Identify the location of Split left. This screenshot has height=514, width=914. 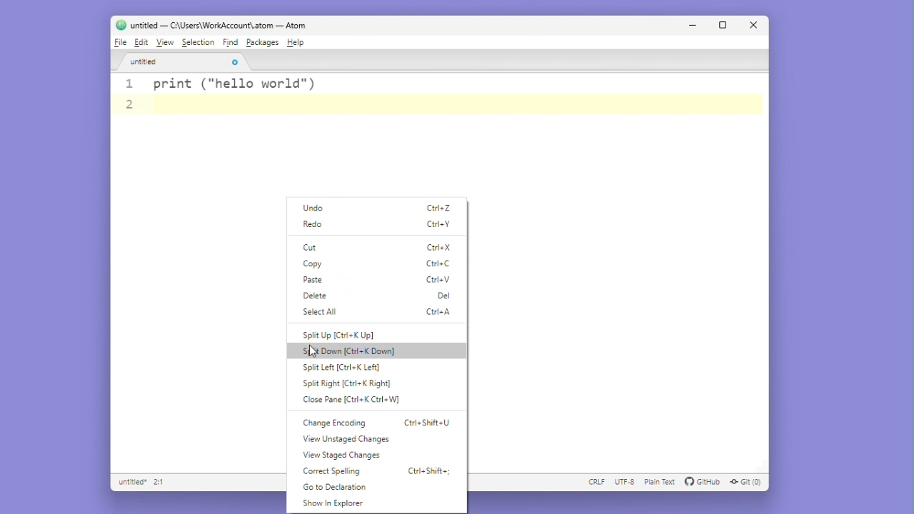
(343, 368).